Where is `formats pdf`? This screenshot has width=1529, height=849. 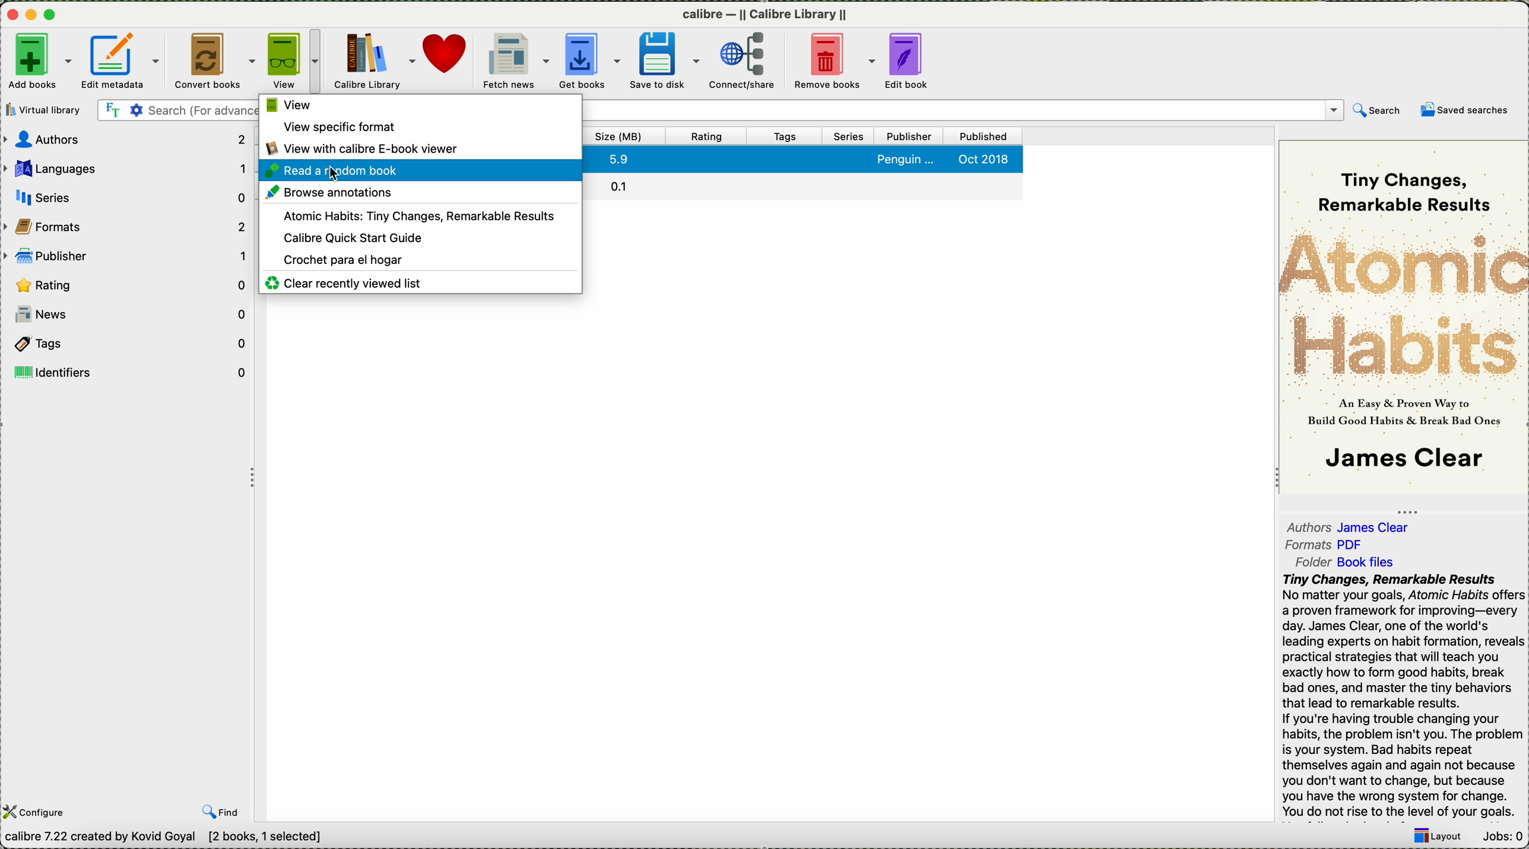 formats pdf is located at coordinates (1327, 544).